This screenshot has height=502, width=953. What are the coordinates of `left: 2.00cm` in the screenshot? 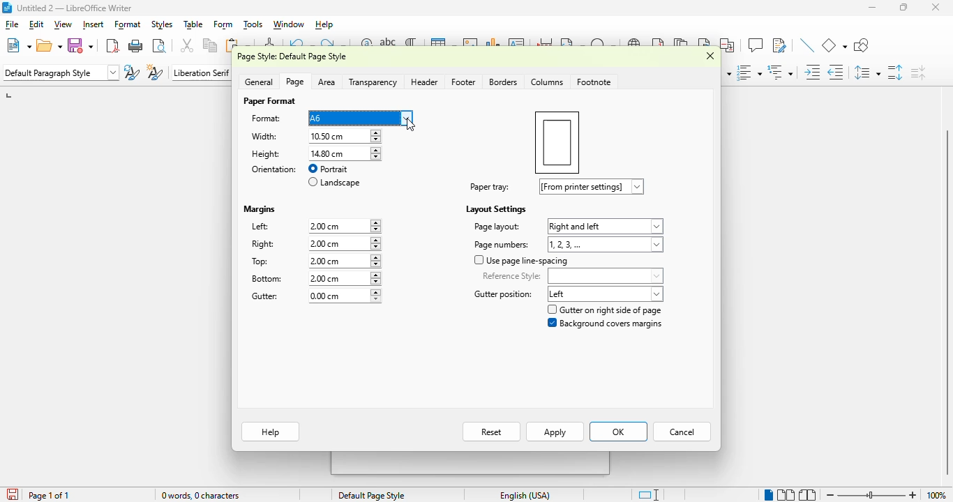 It's located at (313, 225).